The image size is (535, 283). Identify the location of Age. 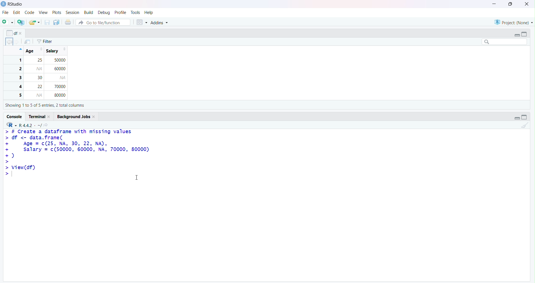
(34, 51).